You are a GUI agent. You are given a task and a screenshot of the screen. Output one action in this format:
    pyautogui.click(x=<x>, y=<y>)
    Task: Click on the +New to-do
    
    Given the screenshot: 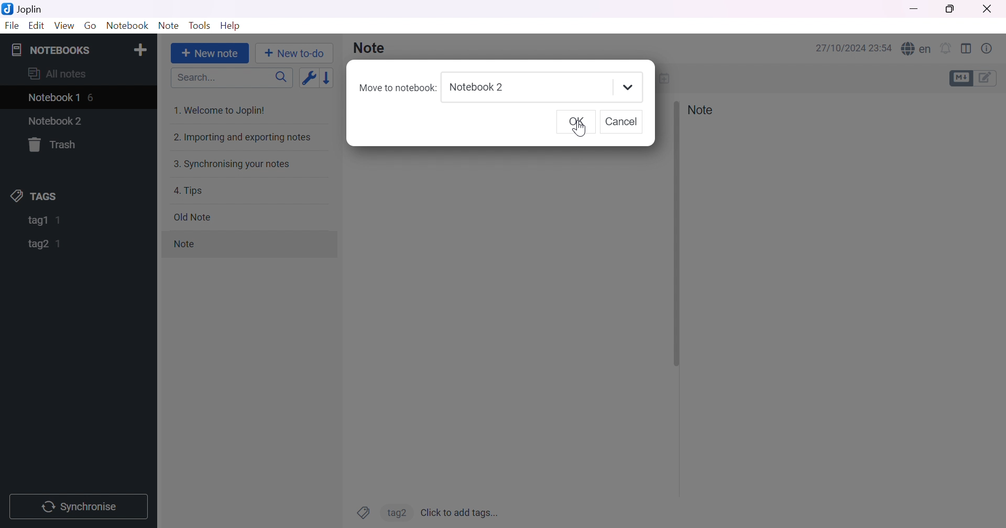 What is the action you would take?
    pyautogui.click(x=298, y=54)
    